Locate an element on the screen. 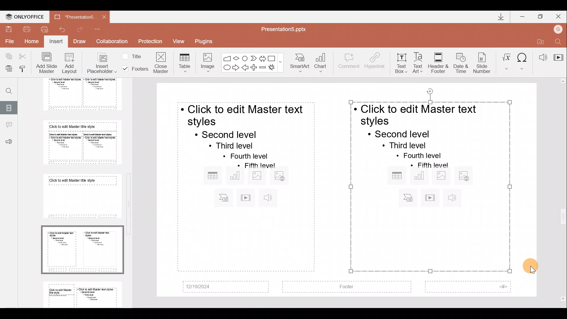 The height and width of the screenshot is (319, 567). Print file is located at coordinates (27, 29).